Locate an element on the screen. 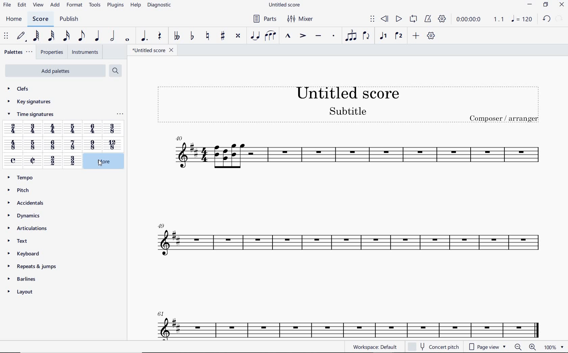 The height and width of the screenshot is (353, 568). 12/8 is located at coordinates (112, 144).